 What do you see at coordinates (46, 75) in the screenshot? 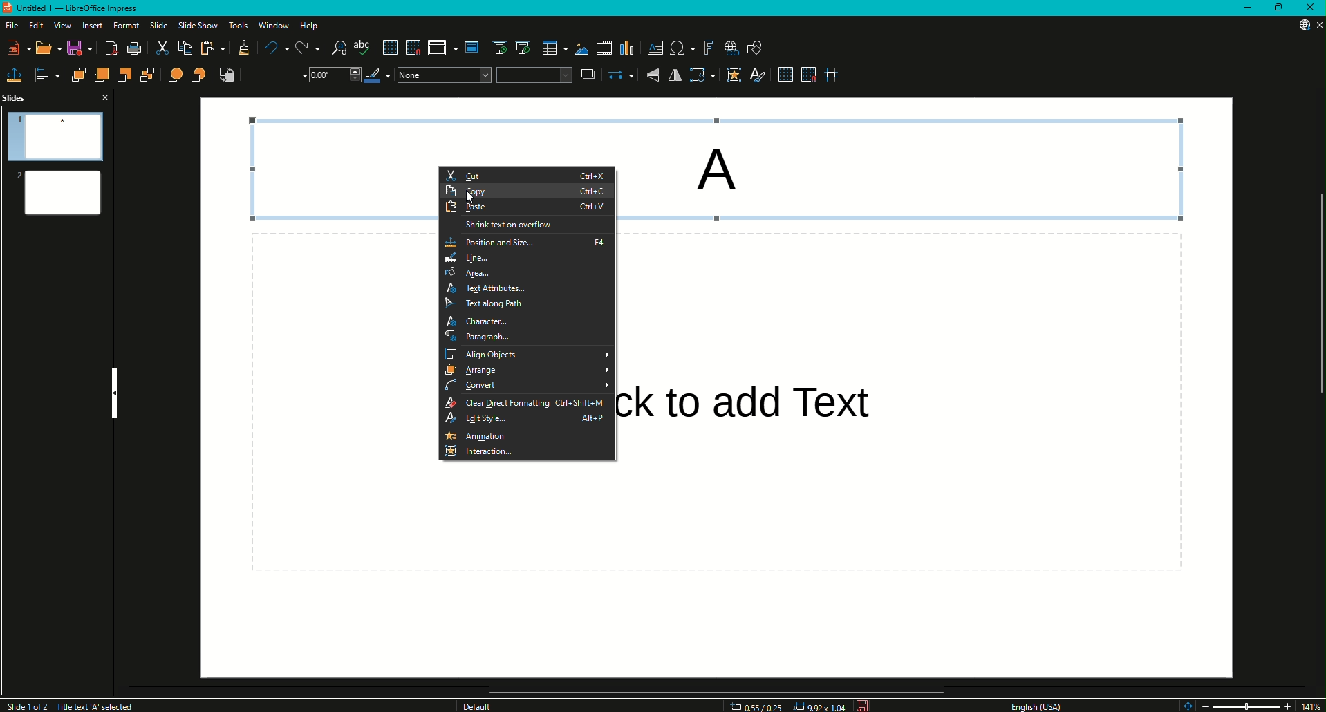
I see `Align Objects` at bounding box center [46, 75].